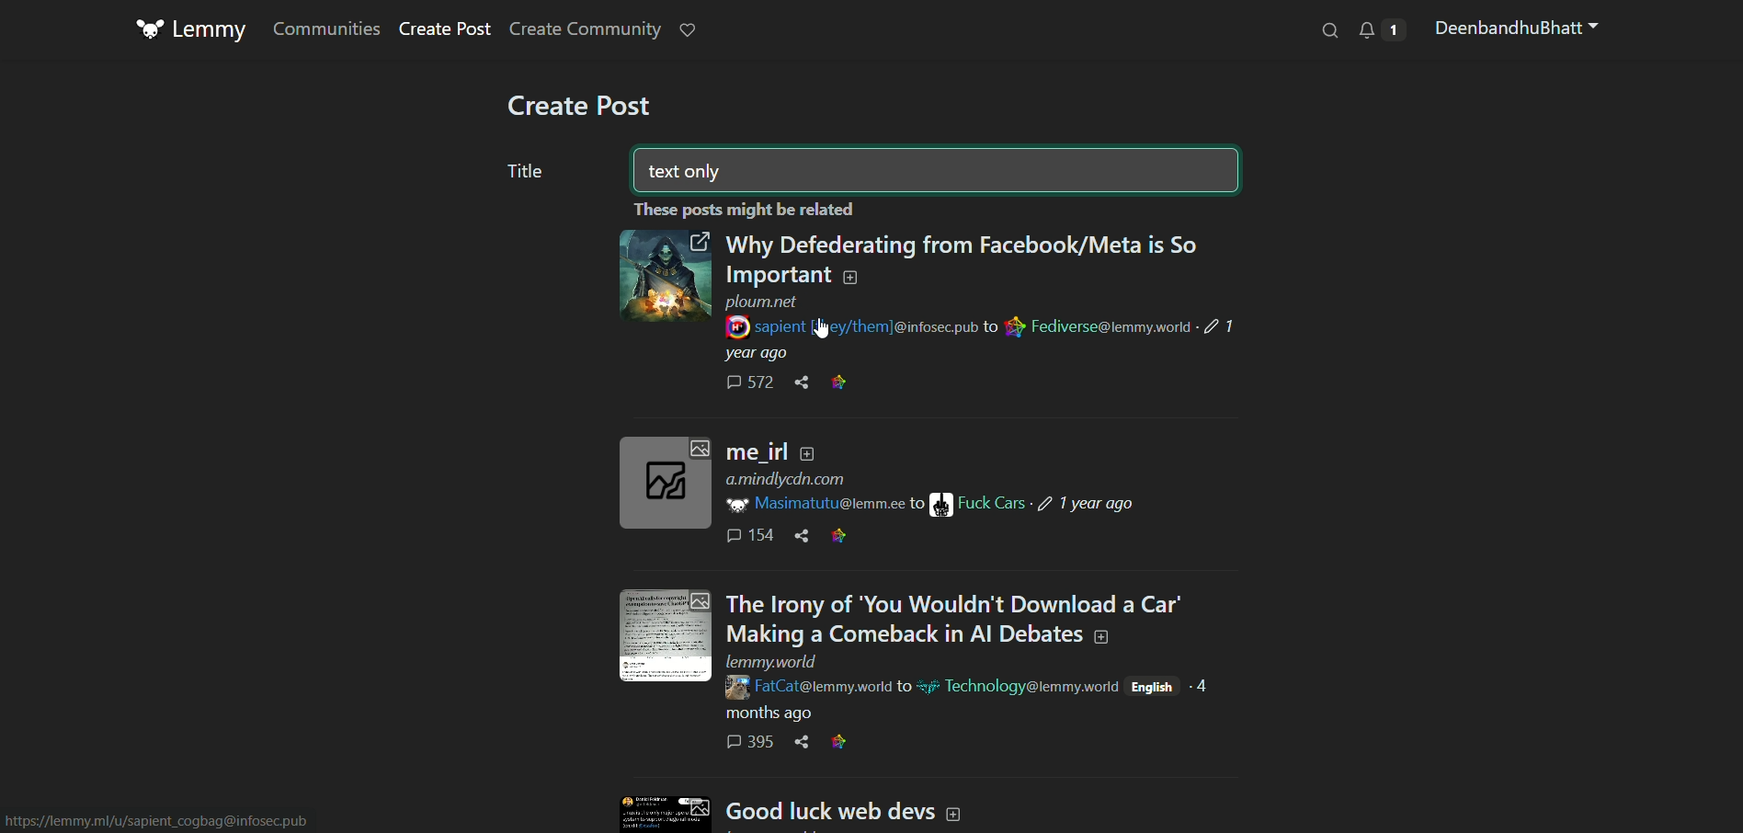  I want to click on Link to FatCat page, so click(823, 686).